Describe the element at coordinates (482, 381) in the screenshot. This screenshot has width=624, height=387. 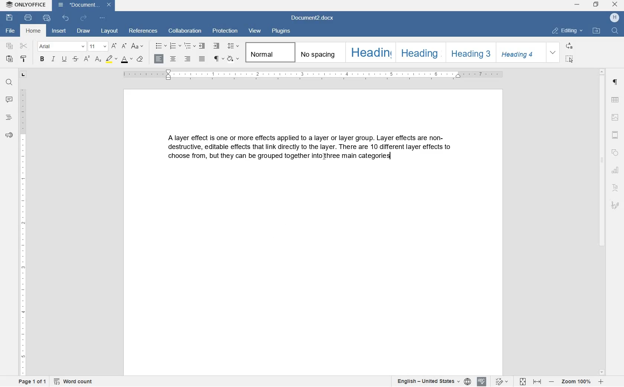
I see `spell checking` at that location.